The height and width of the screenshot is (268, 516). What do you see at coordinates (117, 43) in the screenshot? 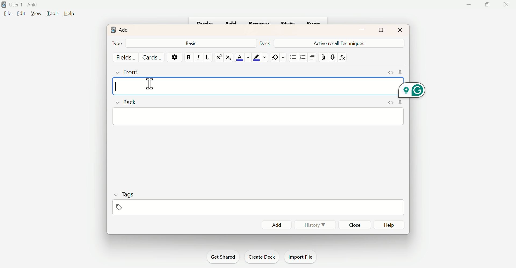
I see `Type` at bounding box center [117, 43].